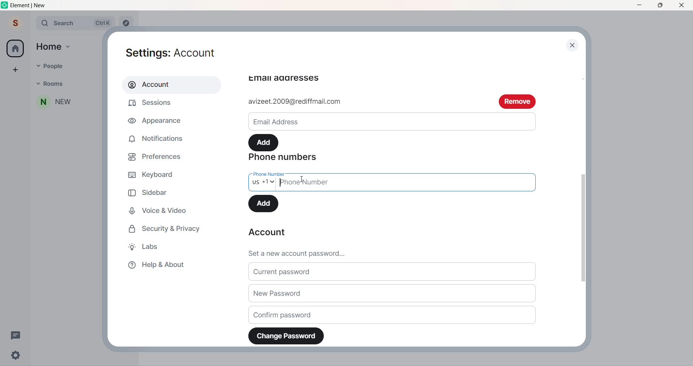 The image size is (693, 366). What do you see at coordinates (126, 23) in the screenshot?
I see `Explore rooms` at bounding box center [126, 23].